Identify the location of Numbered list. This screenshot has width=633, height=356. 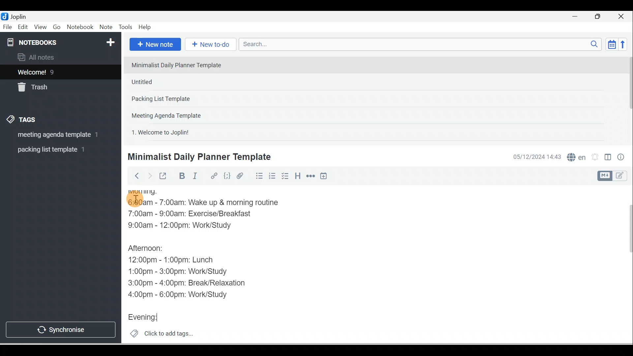
(272, 176).